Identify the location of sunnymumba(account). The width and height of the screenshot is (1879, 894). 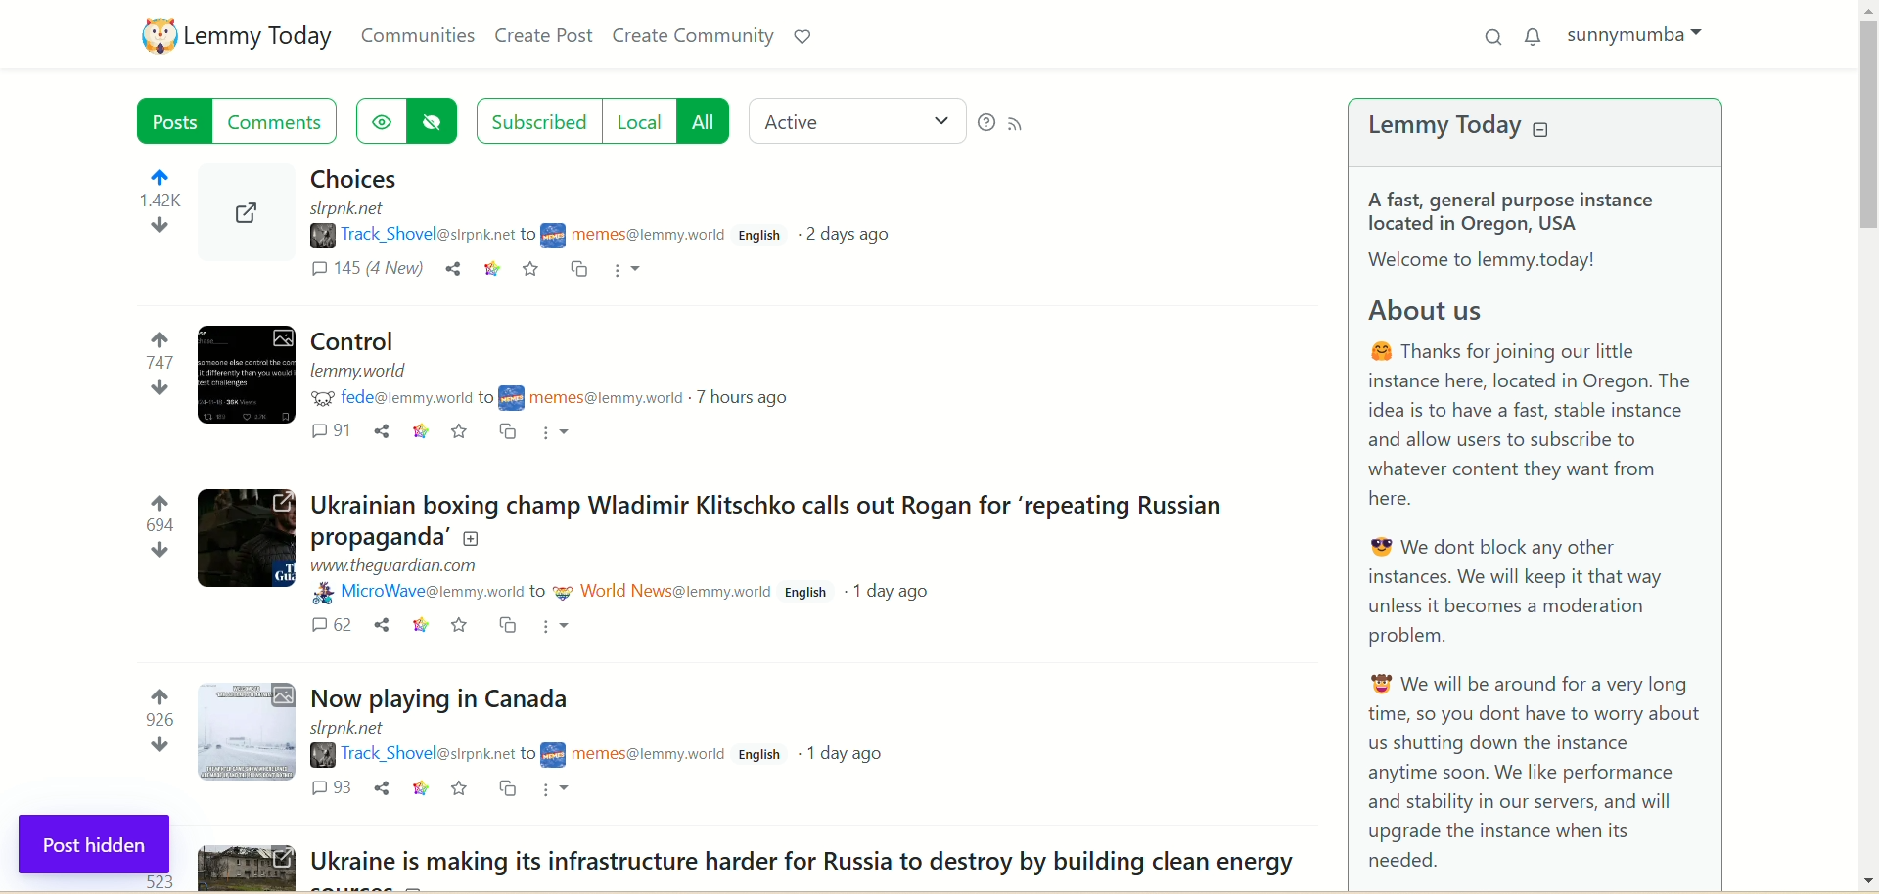
(1642, 34).